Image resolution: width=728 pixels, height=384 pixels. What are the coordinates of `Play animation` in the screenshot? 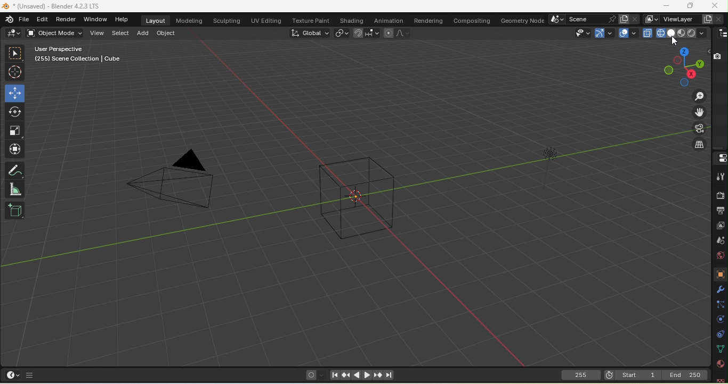 It's located at (357, 375).